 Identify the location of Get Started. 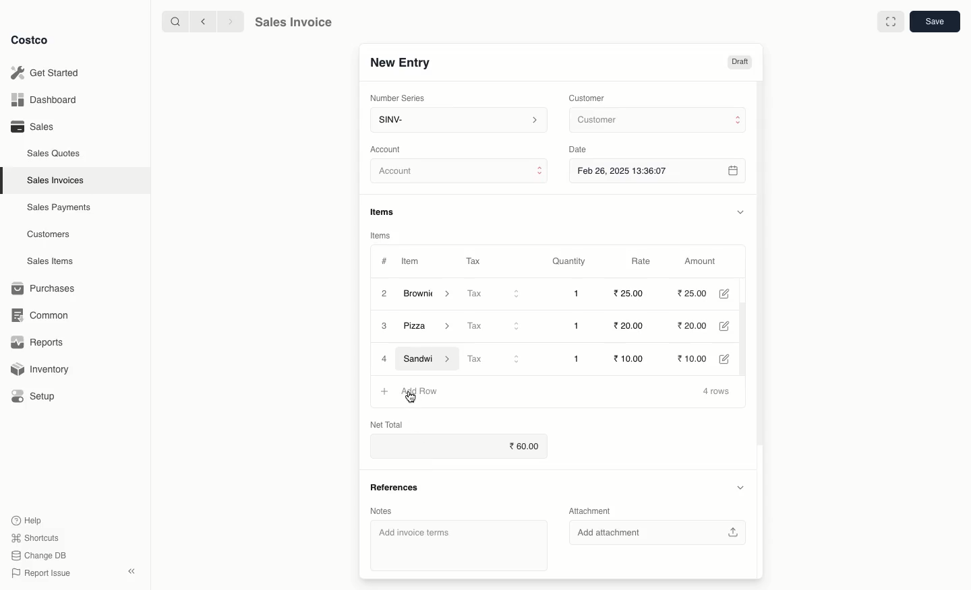
(45, 72).